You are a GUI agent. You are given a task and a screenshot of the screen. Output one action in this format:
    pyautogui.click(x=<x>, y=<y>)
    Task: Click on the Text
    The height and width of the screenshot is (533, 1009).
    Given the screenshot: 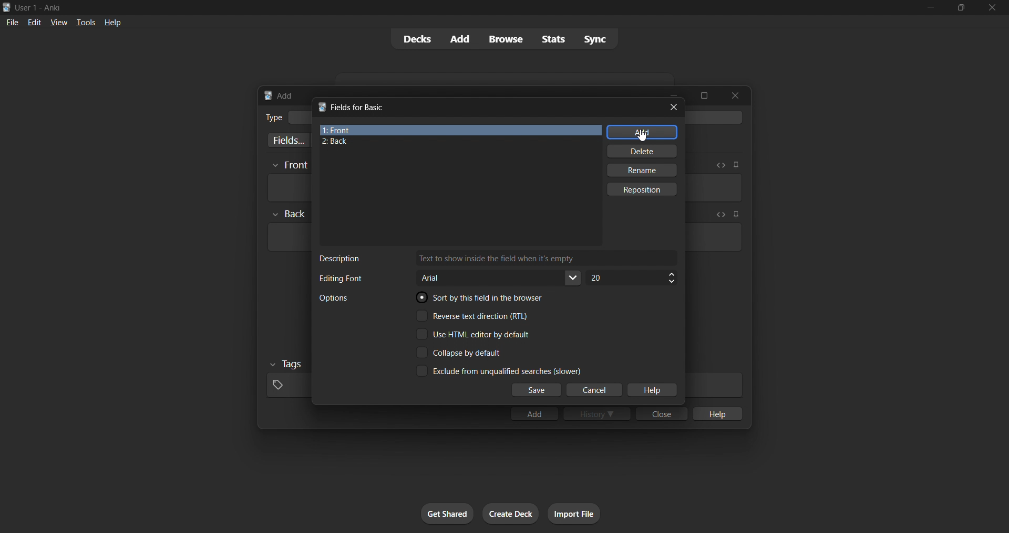 What is the action you would take?
    pyautogui.click(x=273, y=118)
    